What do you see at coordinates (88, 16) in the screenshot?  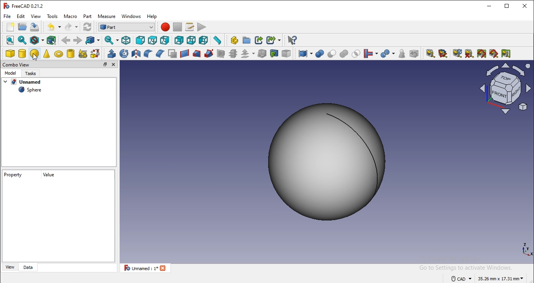 I see `part` at bounding box center [88, 16].